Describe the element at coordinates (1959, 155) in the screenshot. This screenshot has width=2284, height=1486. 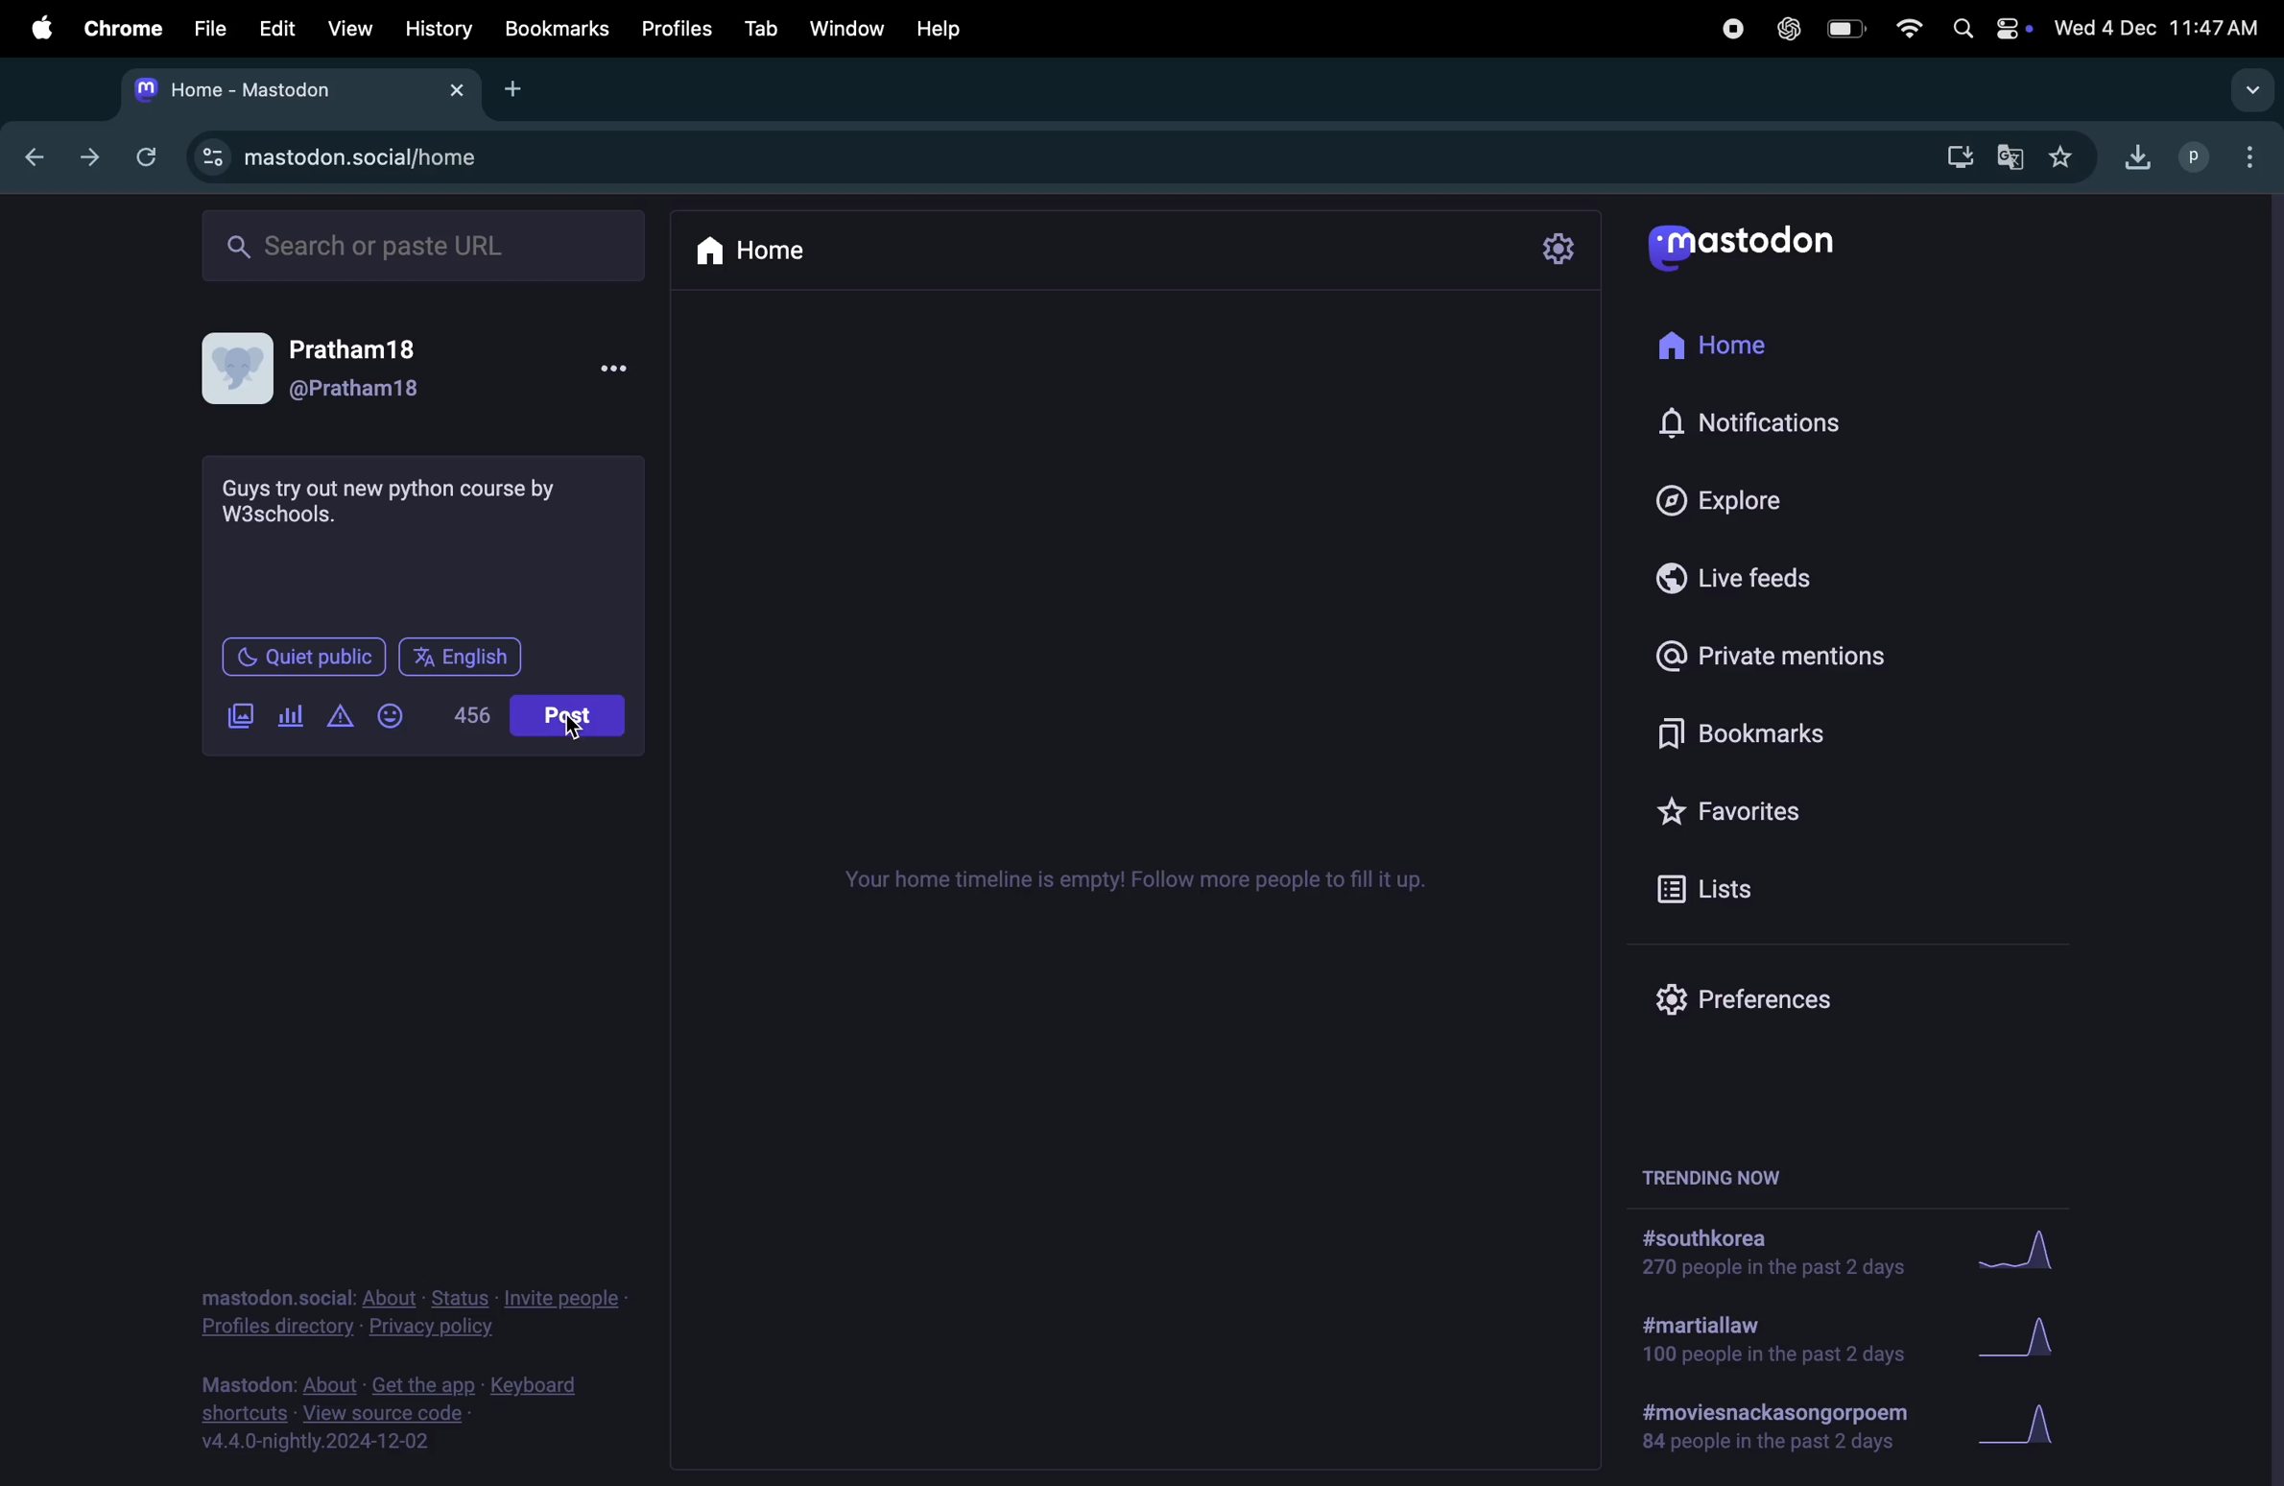
I see `downloads` at that location.